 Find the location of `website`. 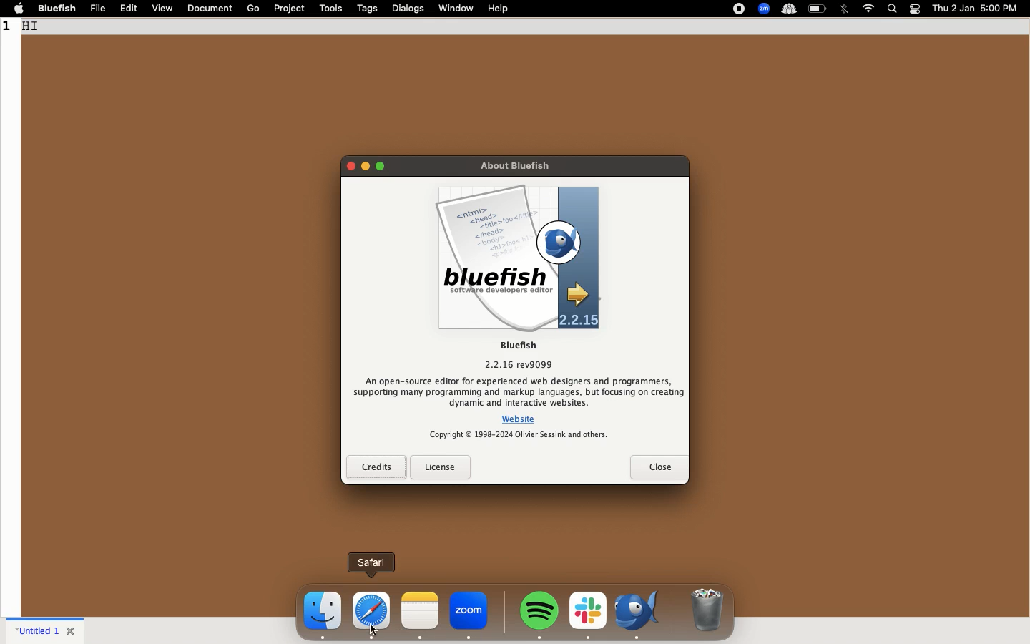

website is located at coordinates (522, 419).